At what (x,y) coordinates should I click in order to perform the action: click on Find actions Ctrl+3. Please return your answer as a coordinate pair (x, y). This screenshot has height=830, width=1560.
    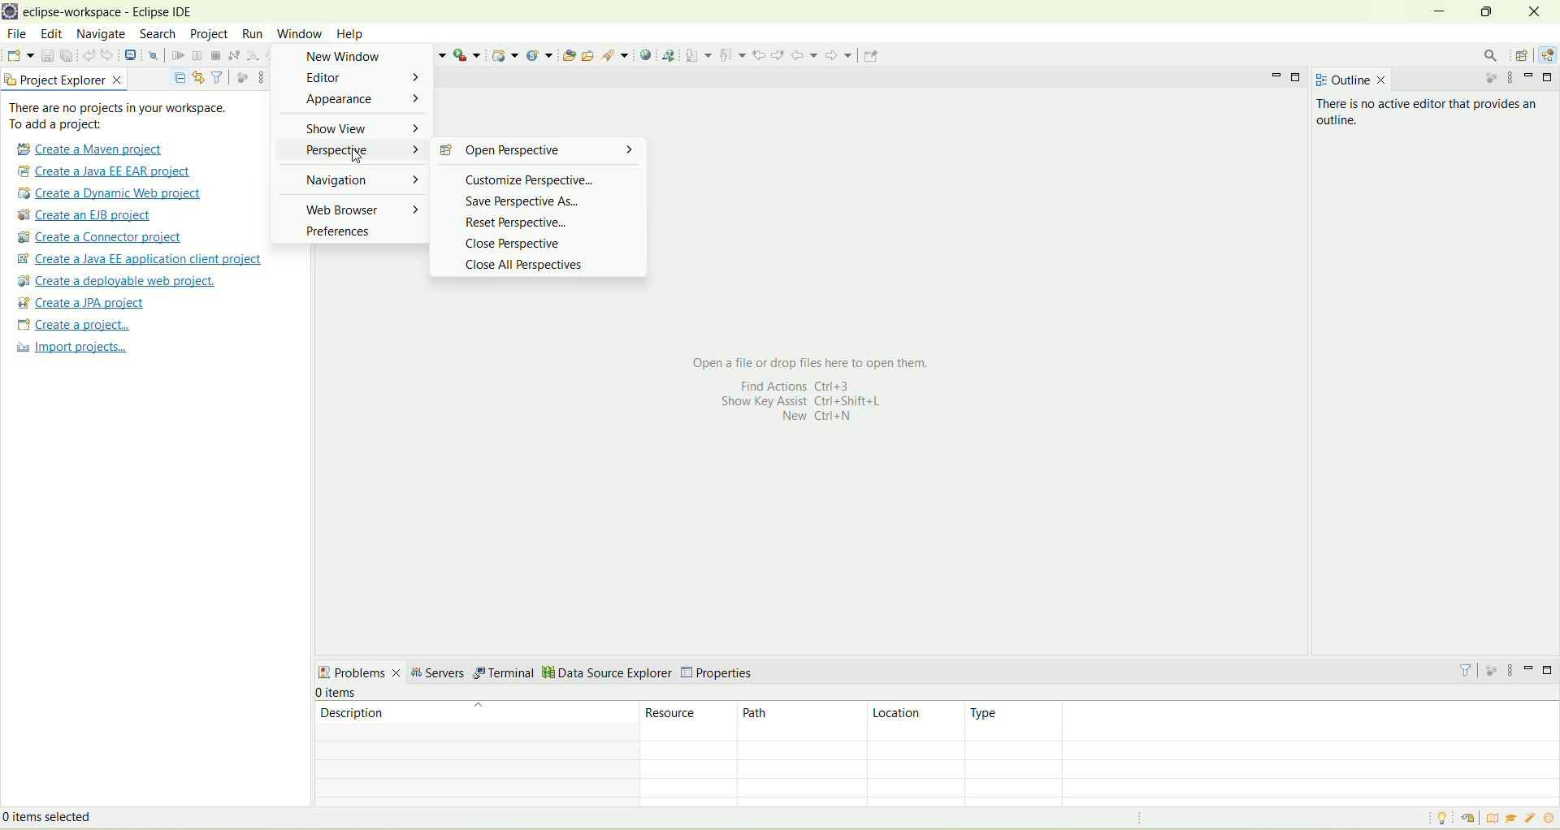
    Looking at the image, I should click on (787, 386).